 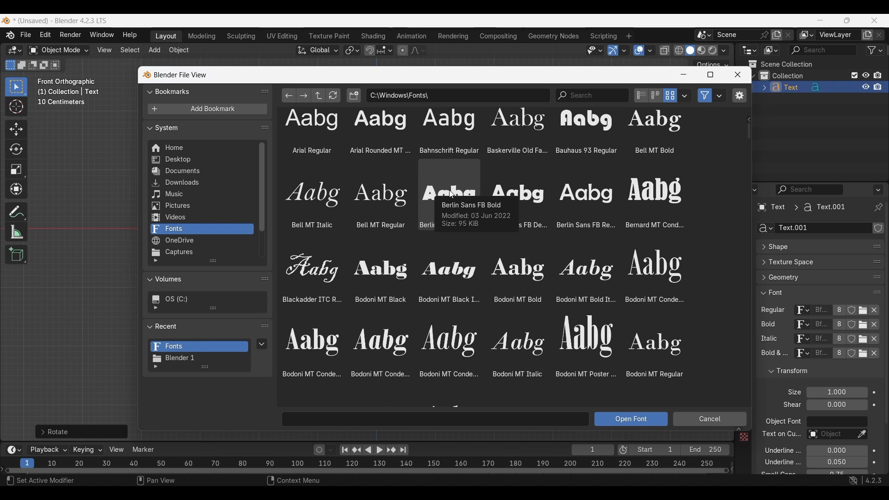 I want to click on Add view layer, so click(x=867, y=35).